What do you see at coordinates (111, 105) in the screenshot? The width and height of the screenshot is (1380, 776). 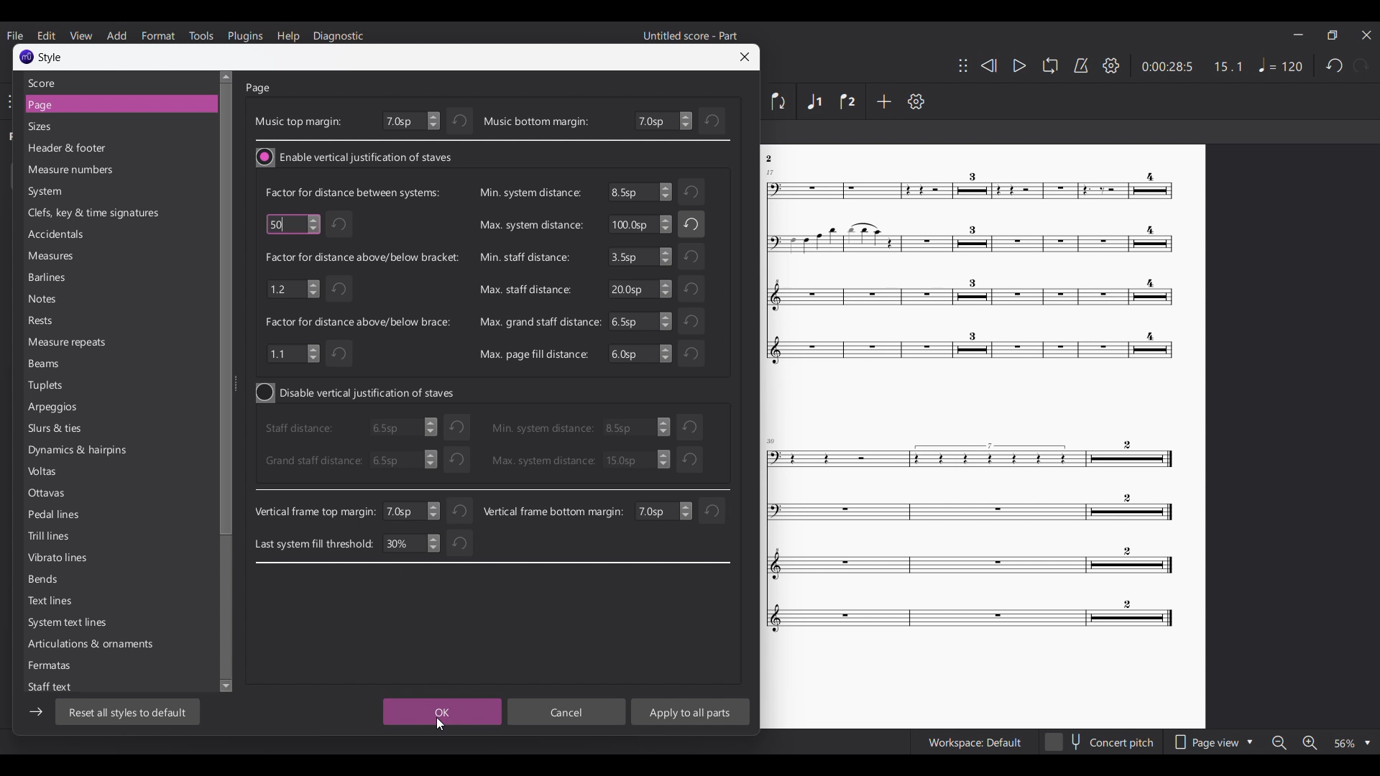 I see `Page` at bounding box center [111, 105].